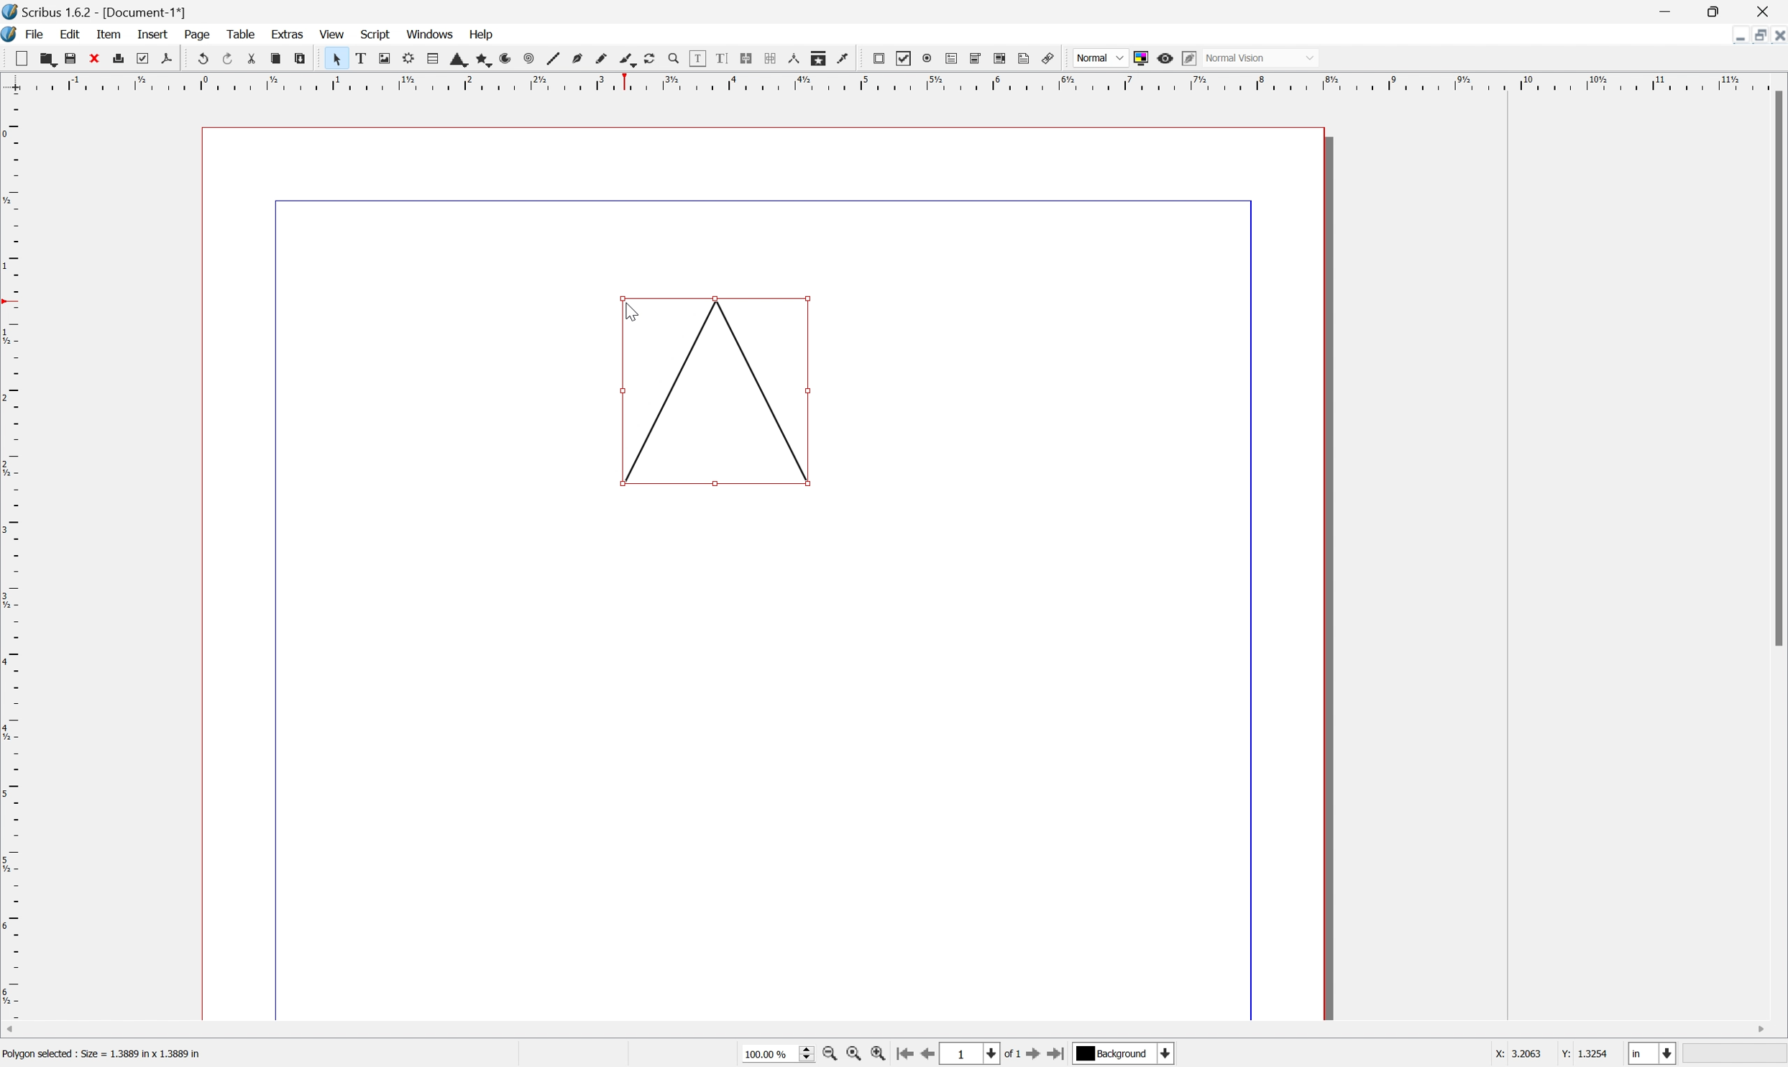  What do you see at coordinates (794, 60) in the screenshot?
I see `Measurements` at bounding box center [794, 60].